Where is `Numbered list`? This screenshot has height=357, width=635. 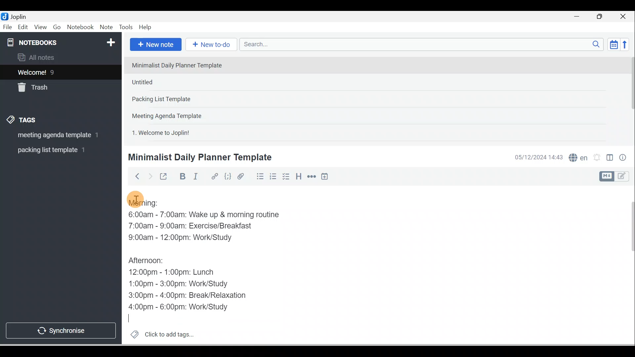 Numbered list is located at coordinates (273, 176).